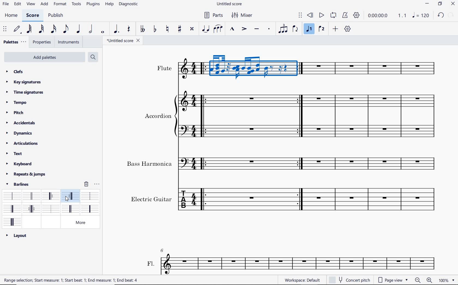  I want to click on HOME, so click(11, 16).